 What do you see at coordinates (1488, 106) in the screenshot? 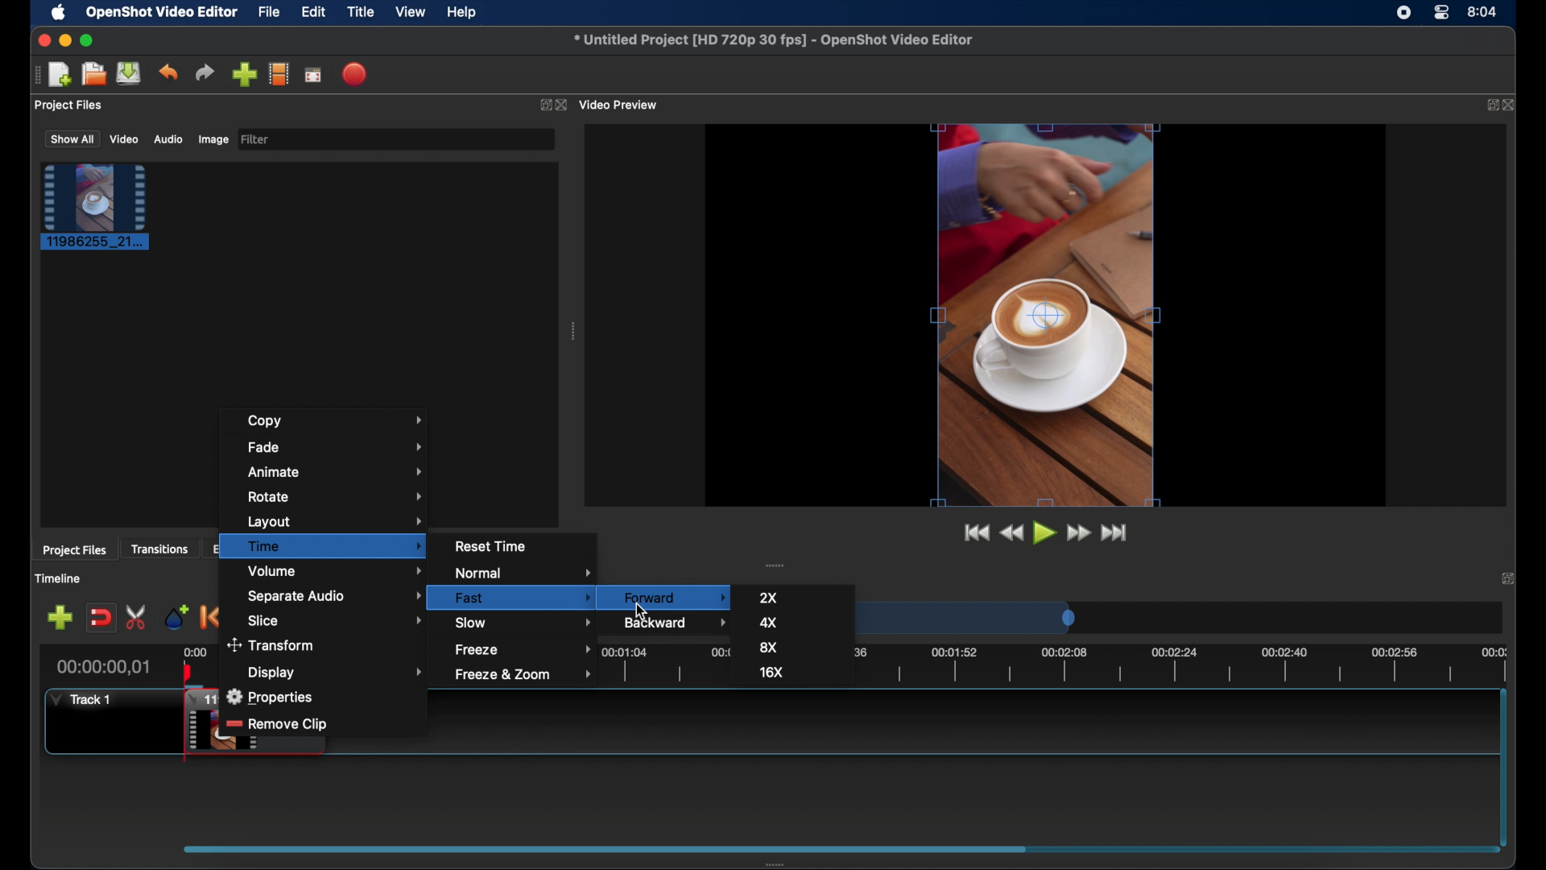
I see `expand` at bounding box center [1488, 106].